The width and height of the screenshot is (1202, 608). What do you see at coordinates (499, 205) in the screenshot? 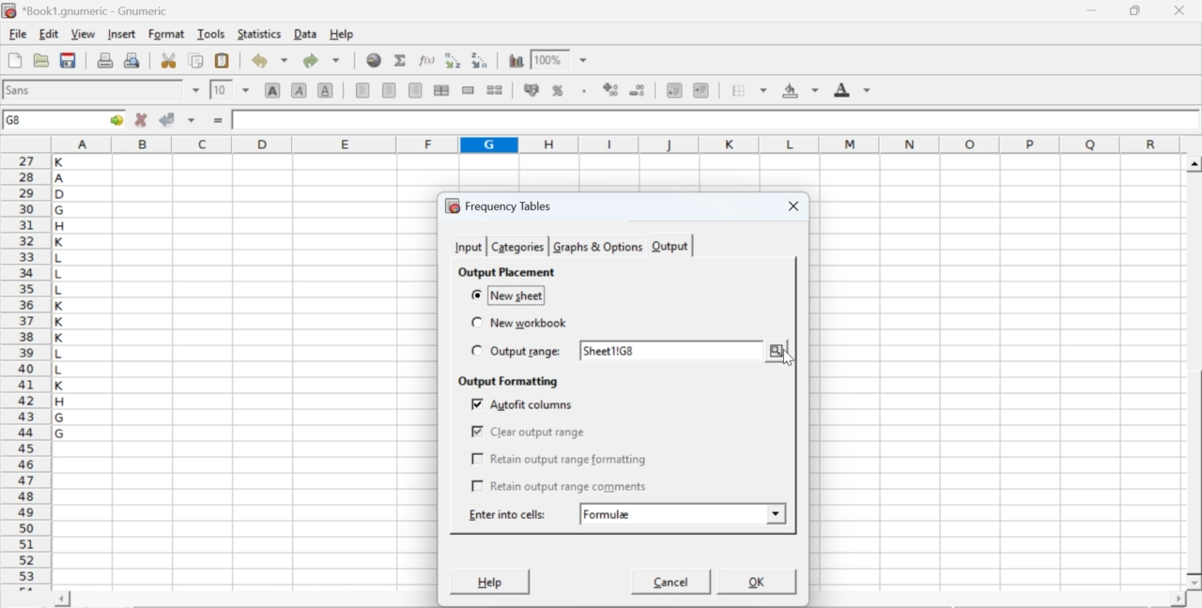
I see `frequency tables` at bounding box center [499, 205].